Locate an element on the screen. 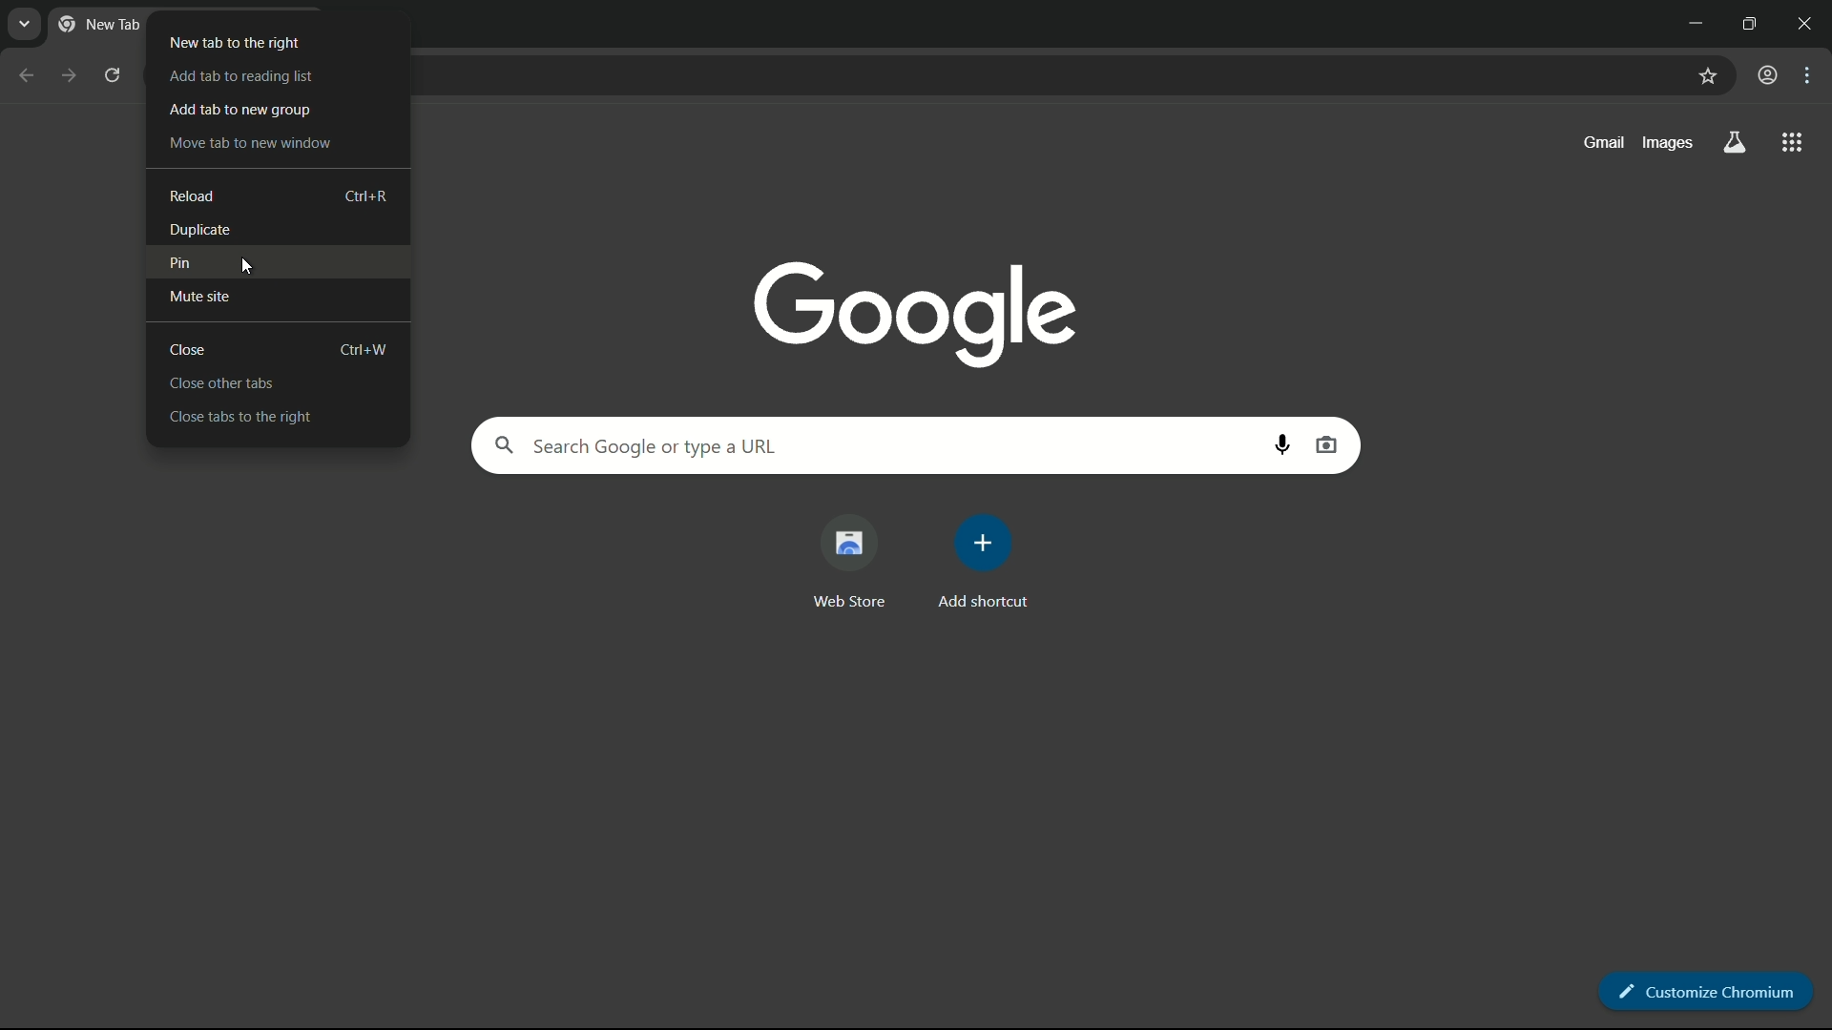 This screenshot has width=1832, height=1030. new tab is located at coordinates (99, 22).